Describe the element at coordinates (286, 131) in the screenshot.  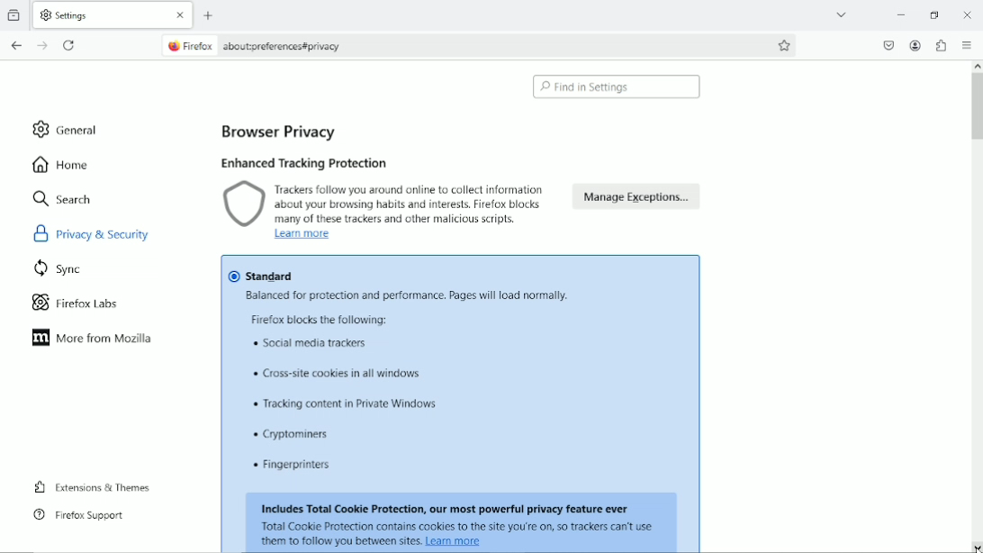
I see `Browser privacy` at that location.